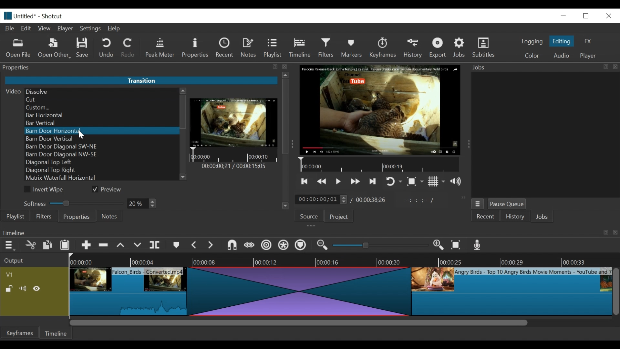 The width and height of the screenshot is (620, 349). Describe the element at coordinates (35, 274) in the screenshot. I see `Video track` at that location.